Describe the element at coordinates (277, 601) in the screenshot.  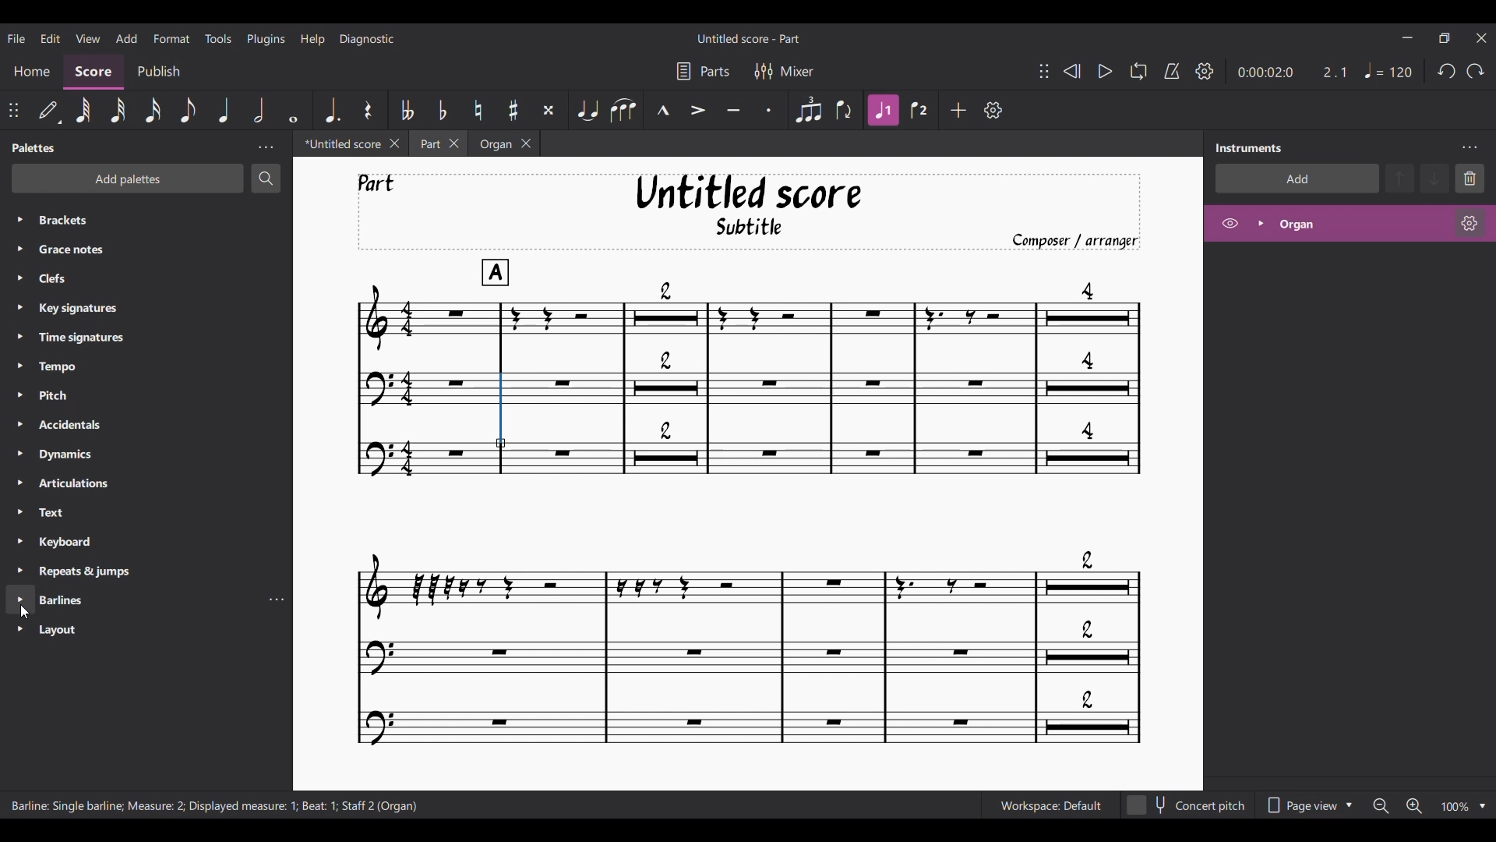
I see `Barline palette settings` at that location.